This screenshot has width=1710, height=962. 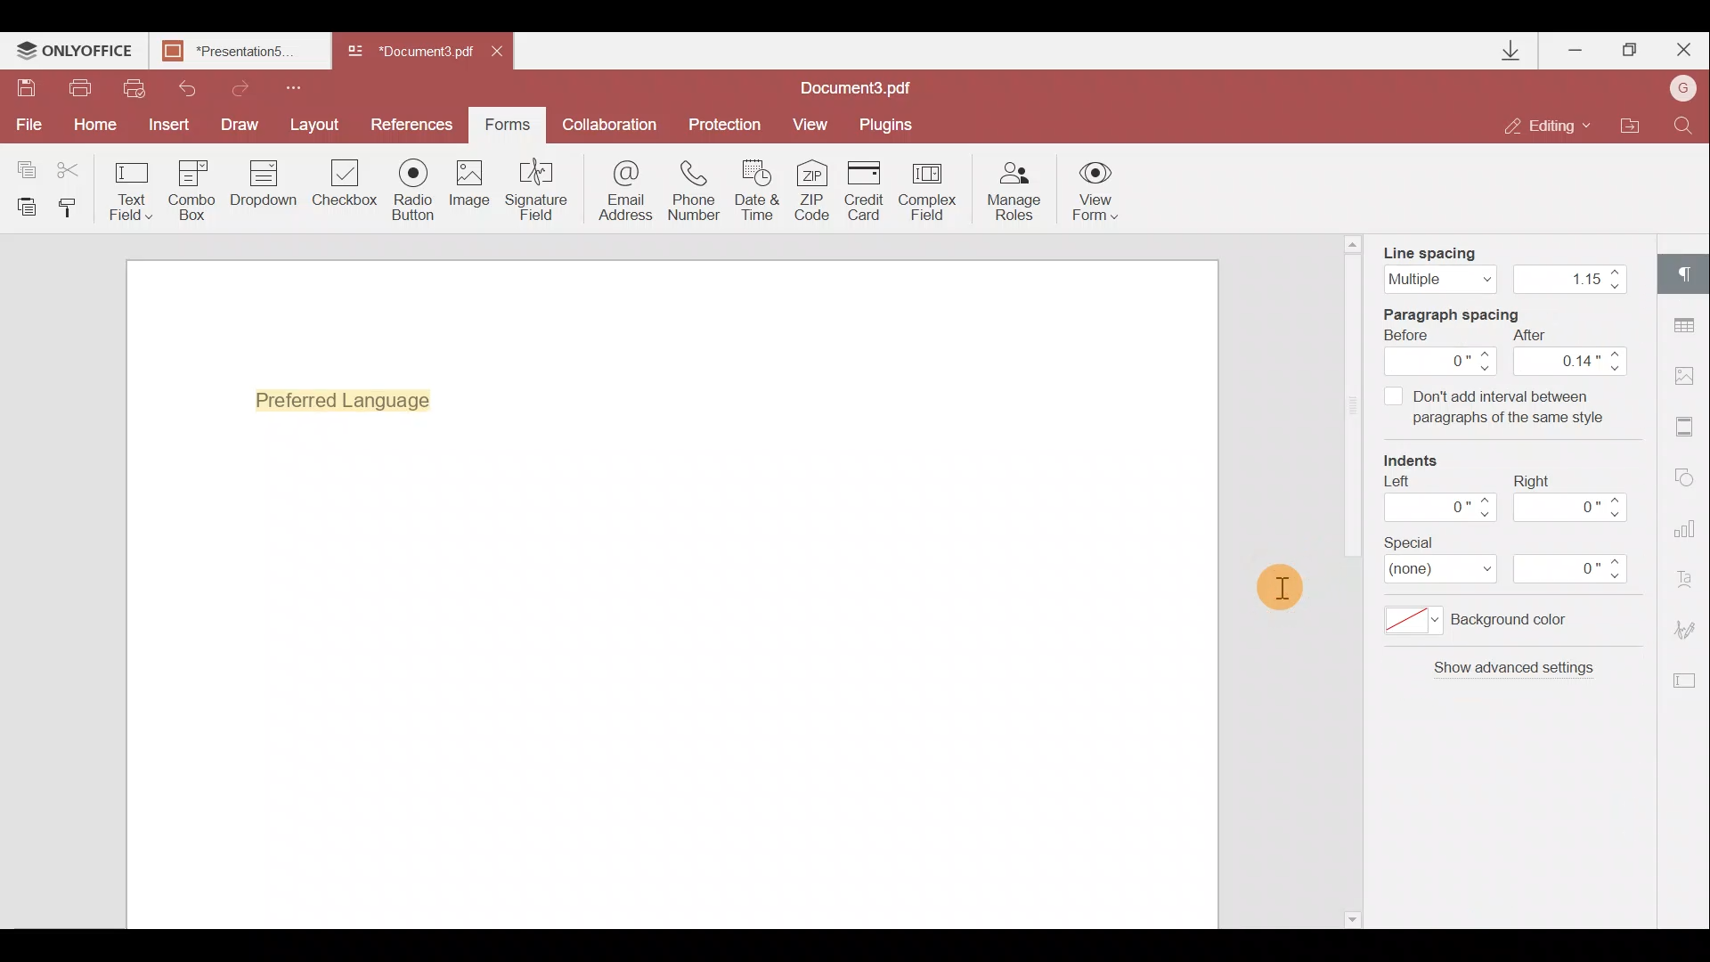 What do you see at coordinates (722, 123) in the screenshot?
I see `Protection` at bounding box center [722, 123].